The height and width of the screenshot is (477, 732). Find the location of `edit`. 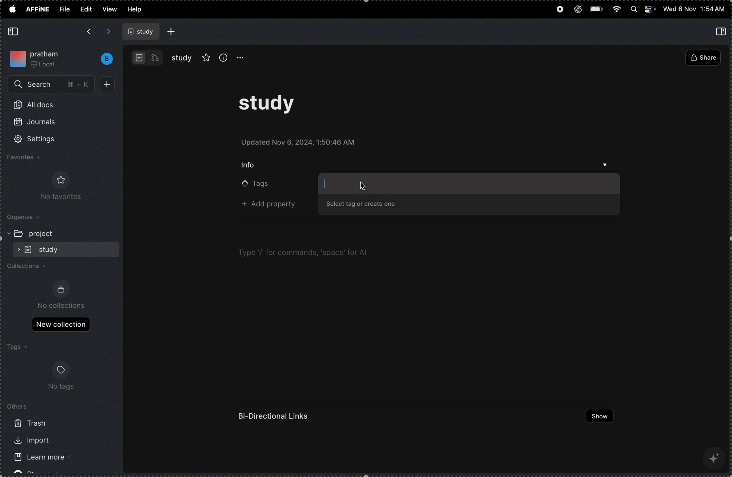

edit is located at coordinates (85, 9).